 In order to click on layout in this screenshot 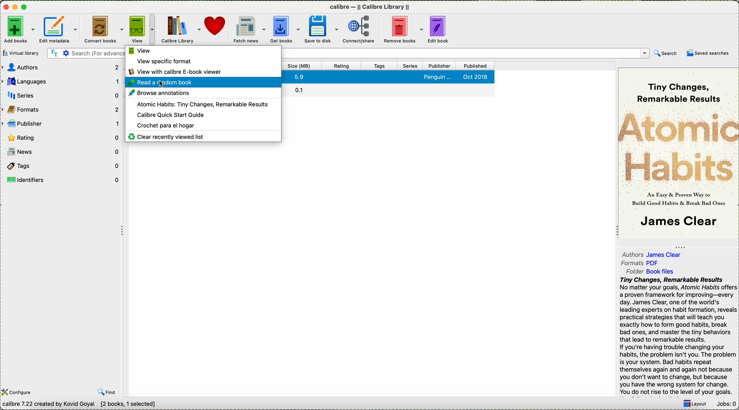, I will do `click(694, 403)`.